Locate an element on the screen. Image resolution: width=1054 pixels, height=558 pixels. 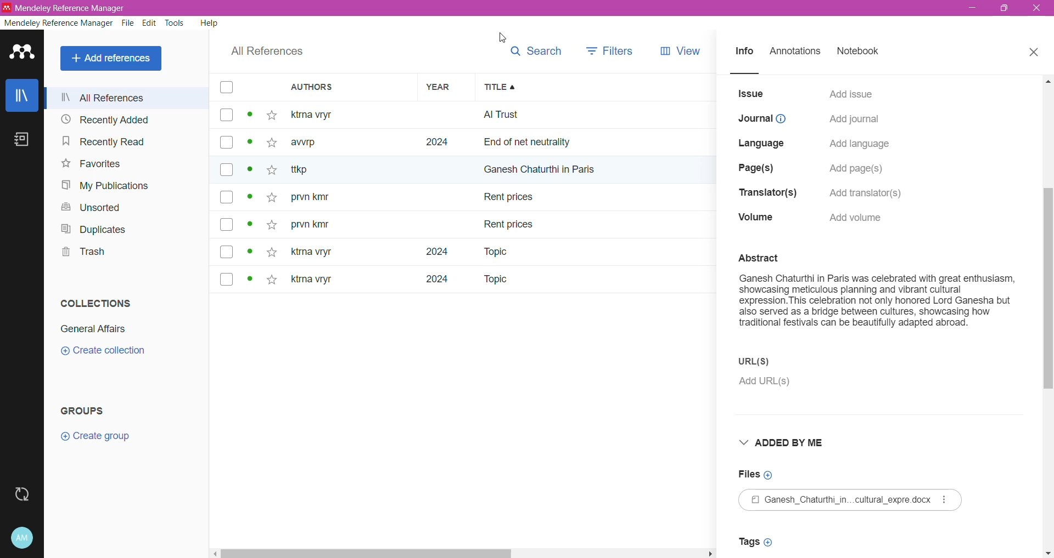
Search is located at coordinates (536, 52).